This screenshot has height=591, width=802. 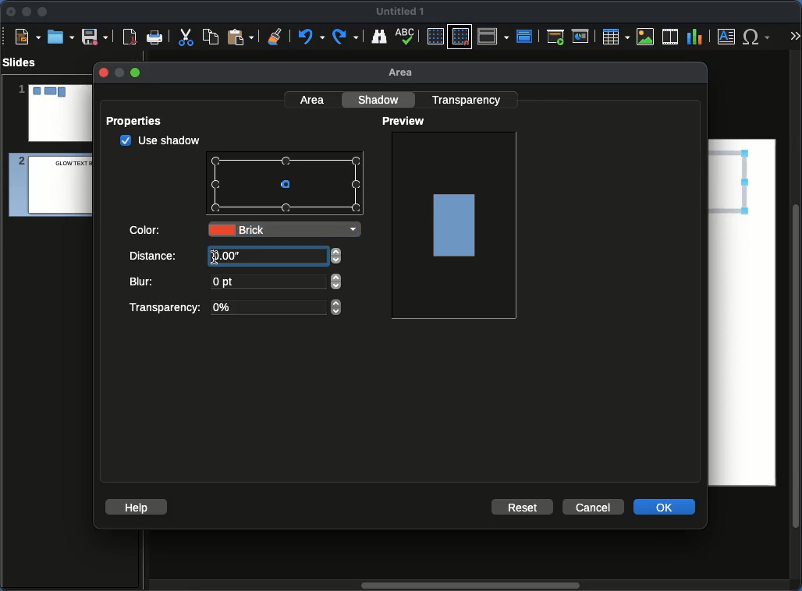 I want to click on More, so click(x=794, y=37).